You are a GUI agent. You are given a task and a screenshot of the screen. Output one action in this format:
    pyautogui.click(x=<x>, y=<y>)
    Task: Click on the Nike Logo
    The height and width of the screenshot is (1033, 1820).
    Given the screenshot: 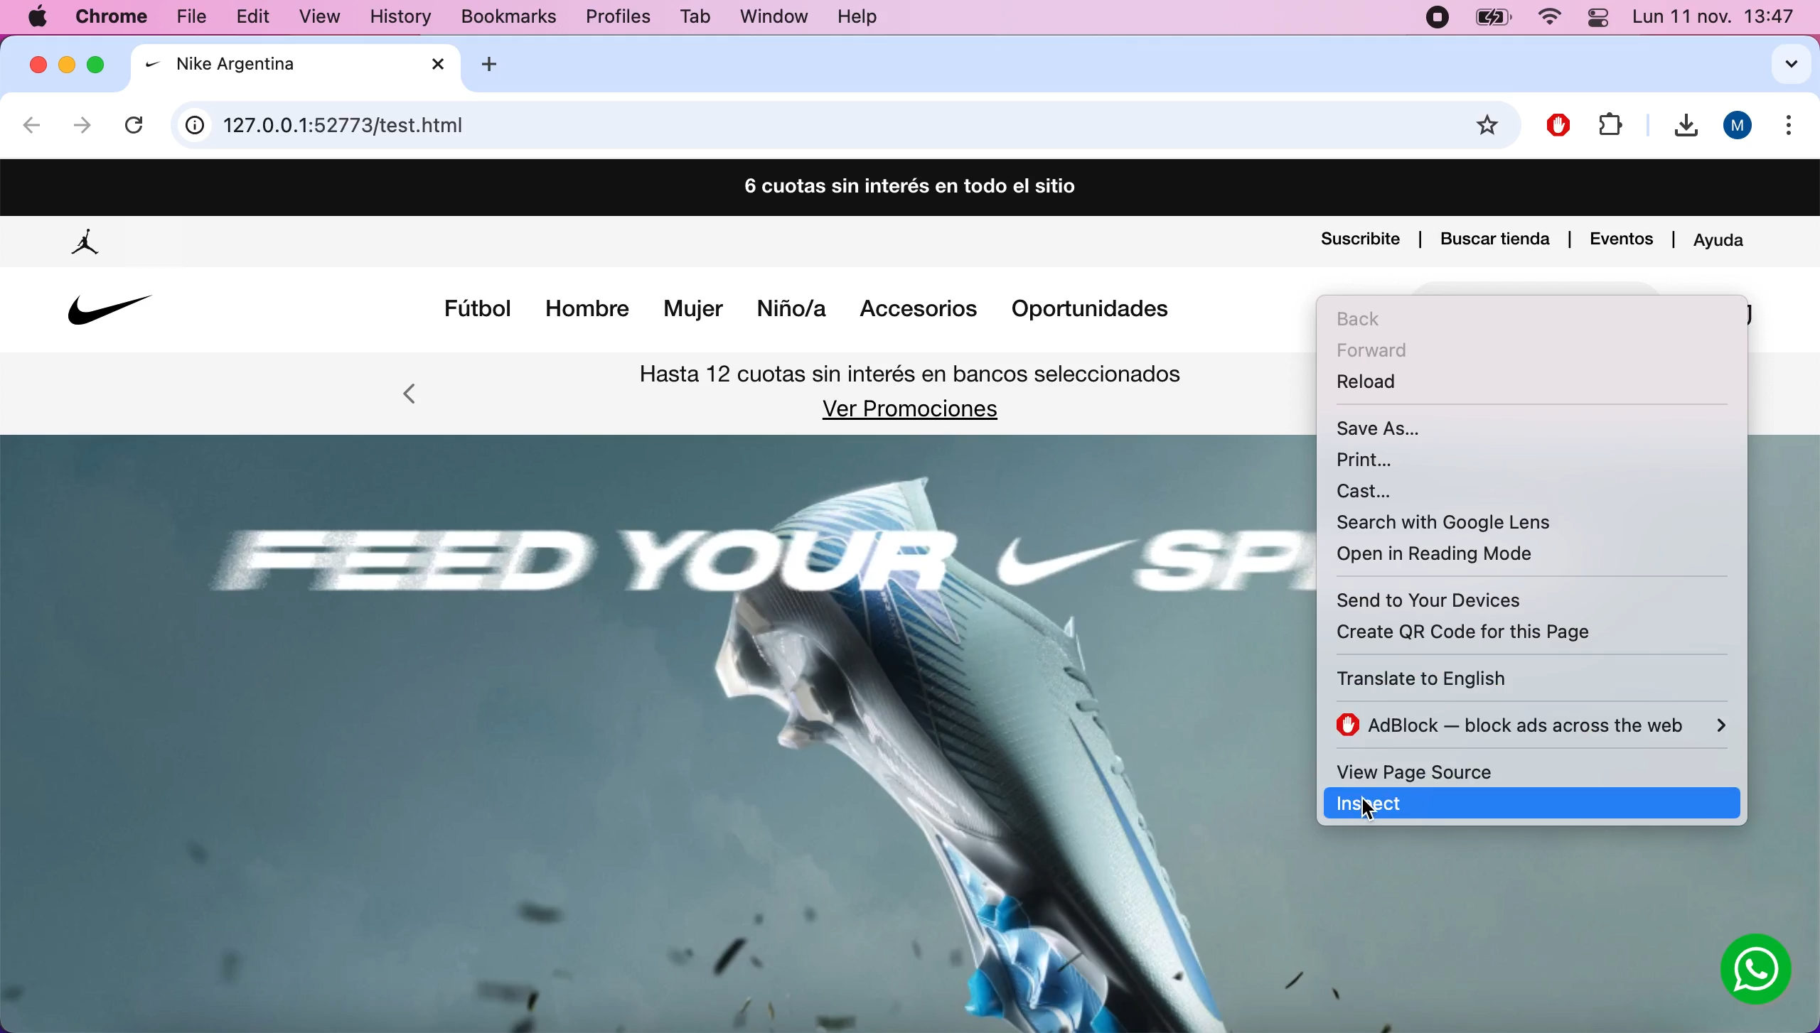 What is the action you would take?
    pyautogui.click(x=105, y=310)
    